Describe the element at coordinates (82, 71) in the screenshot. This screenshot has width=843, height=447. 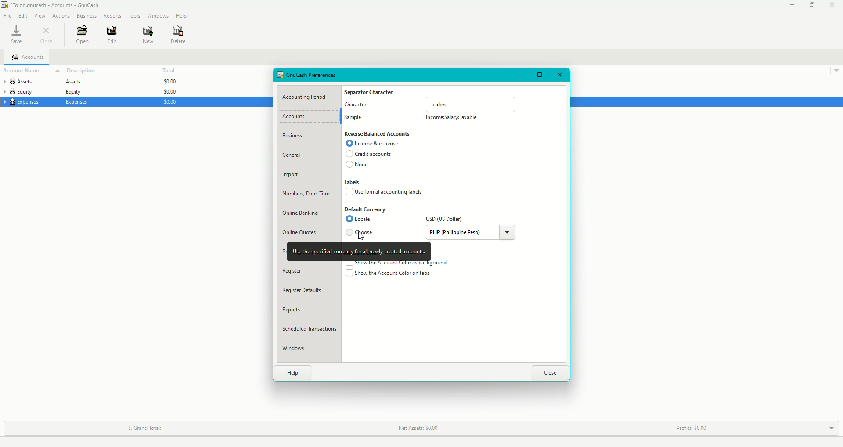
I see `Description` at that location.